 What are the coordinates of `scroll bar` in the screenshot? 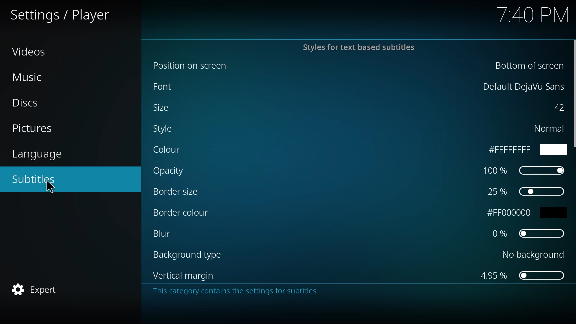 It's located at (575, 95).